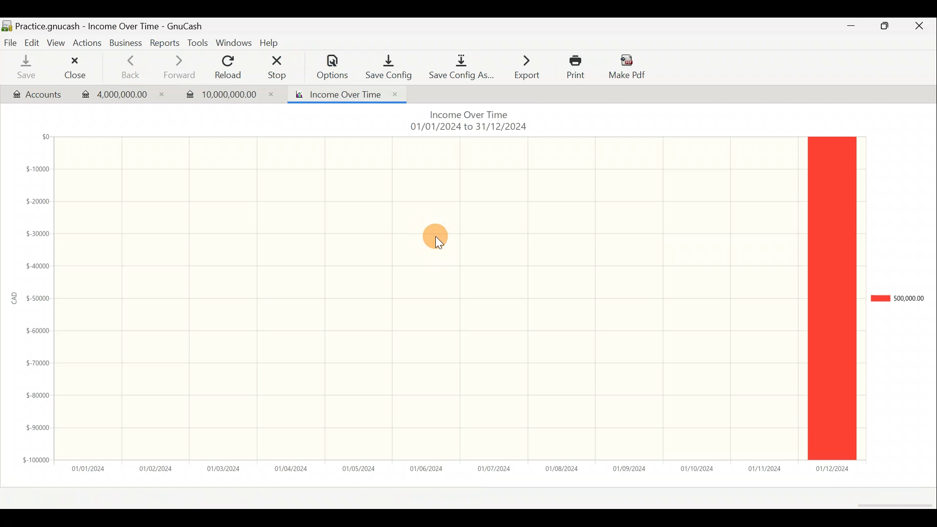 The height and width of the screenshot is (527, 937). What do you see at coordinates (292, 468) in the screenshot?
I see `01/04/2024` at bounding box center [292, 468].